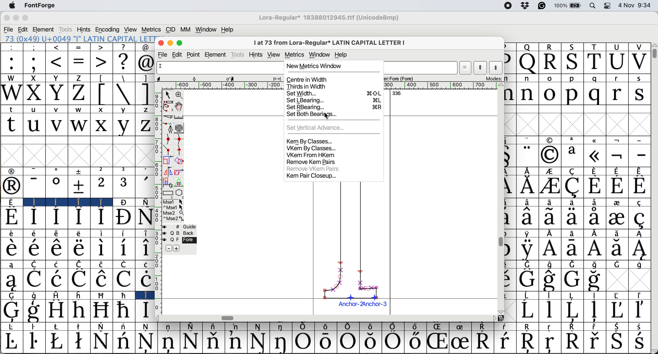  What do you see at coordinates (57, 171) in the screenshot?
I see `o` at bounding box center [57, 171].